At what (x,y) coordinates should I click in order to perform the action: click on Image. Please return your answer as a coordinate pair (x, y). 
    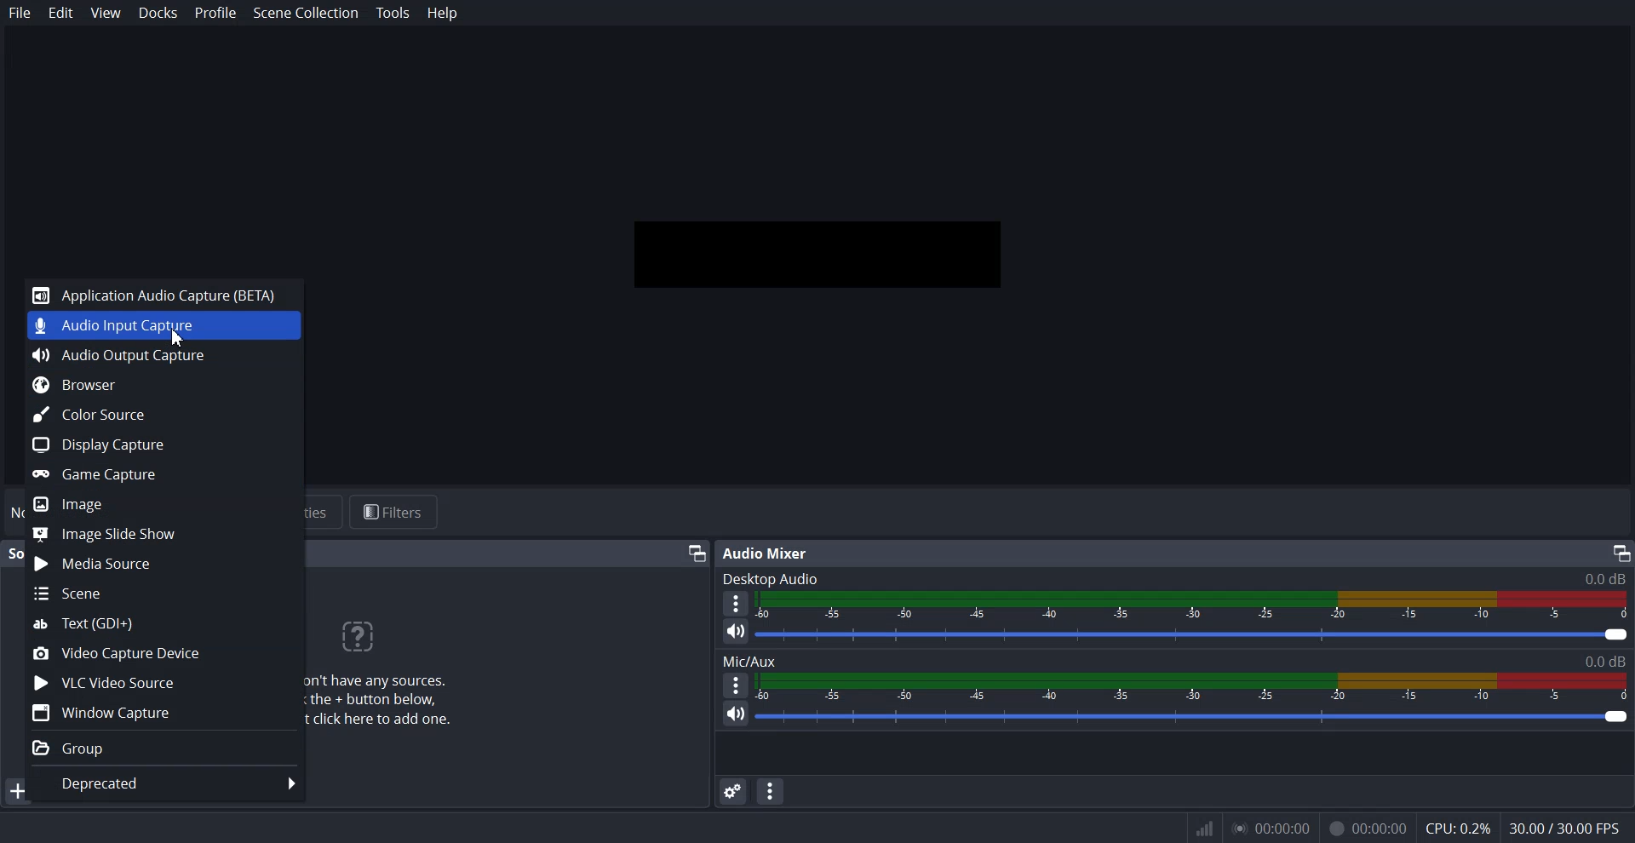
    Looking at the image, I should click on (180, 507).